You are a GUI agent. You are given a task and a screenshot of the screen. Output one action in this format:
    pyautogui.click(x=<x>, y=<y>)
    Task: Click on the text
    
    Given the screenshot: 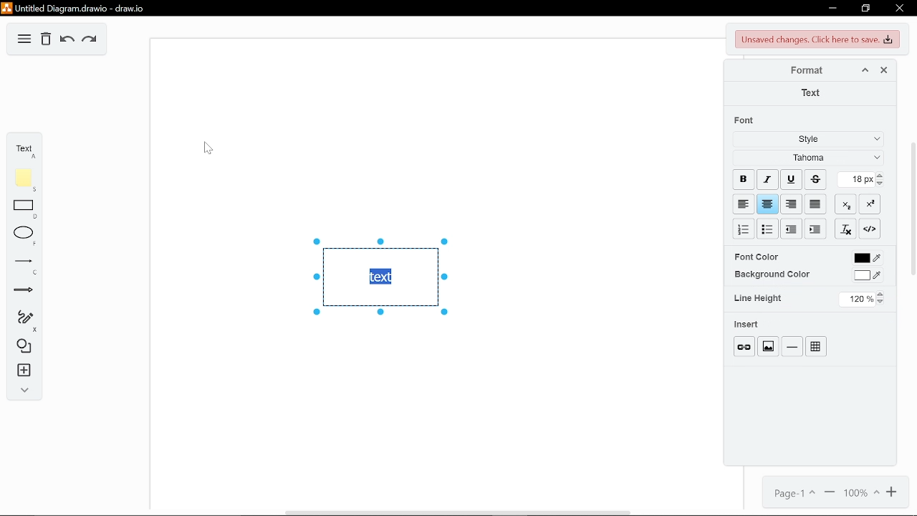 What is the action you would take?
    pyautogui.click(x=23, y=148)
    